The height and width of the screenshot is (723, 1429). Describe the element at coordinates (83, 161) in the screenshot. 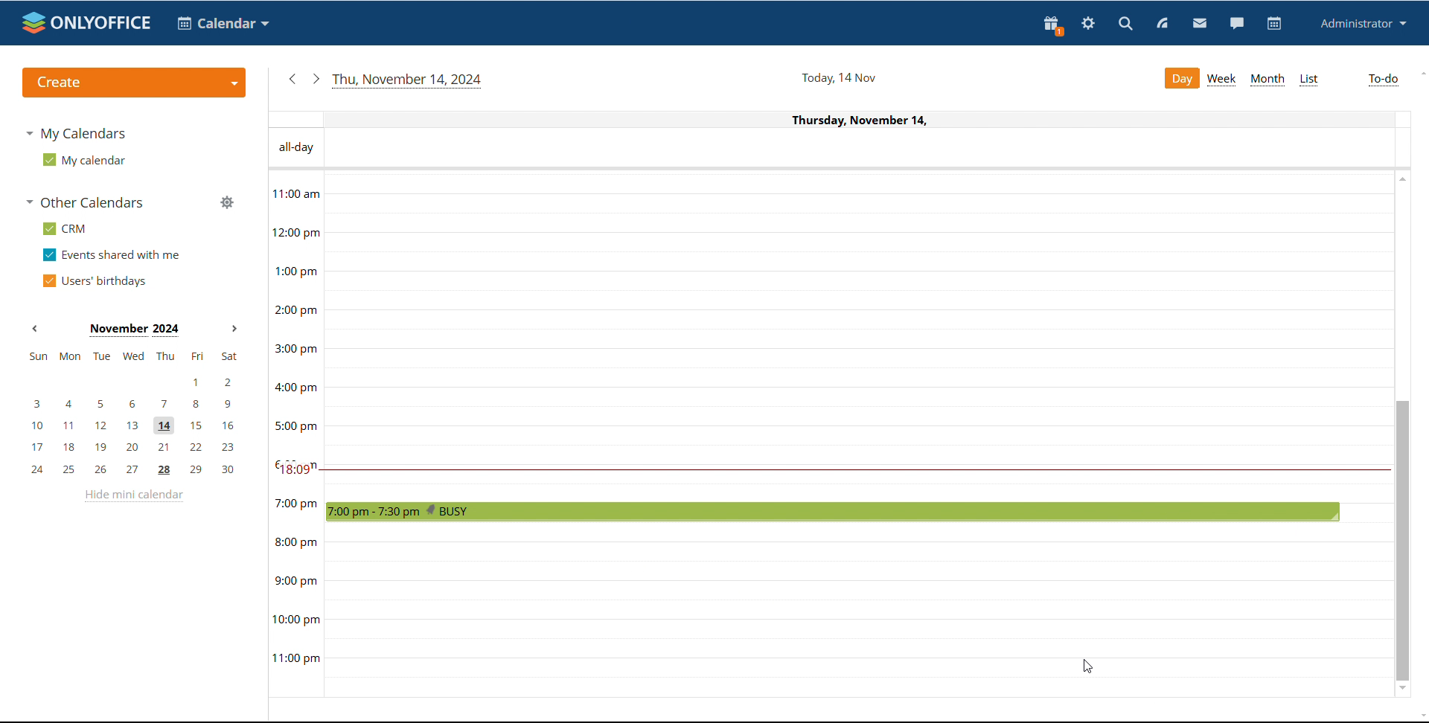

I see `my calendar` at that location.